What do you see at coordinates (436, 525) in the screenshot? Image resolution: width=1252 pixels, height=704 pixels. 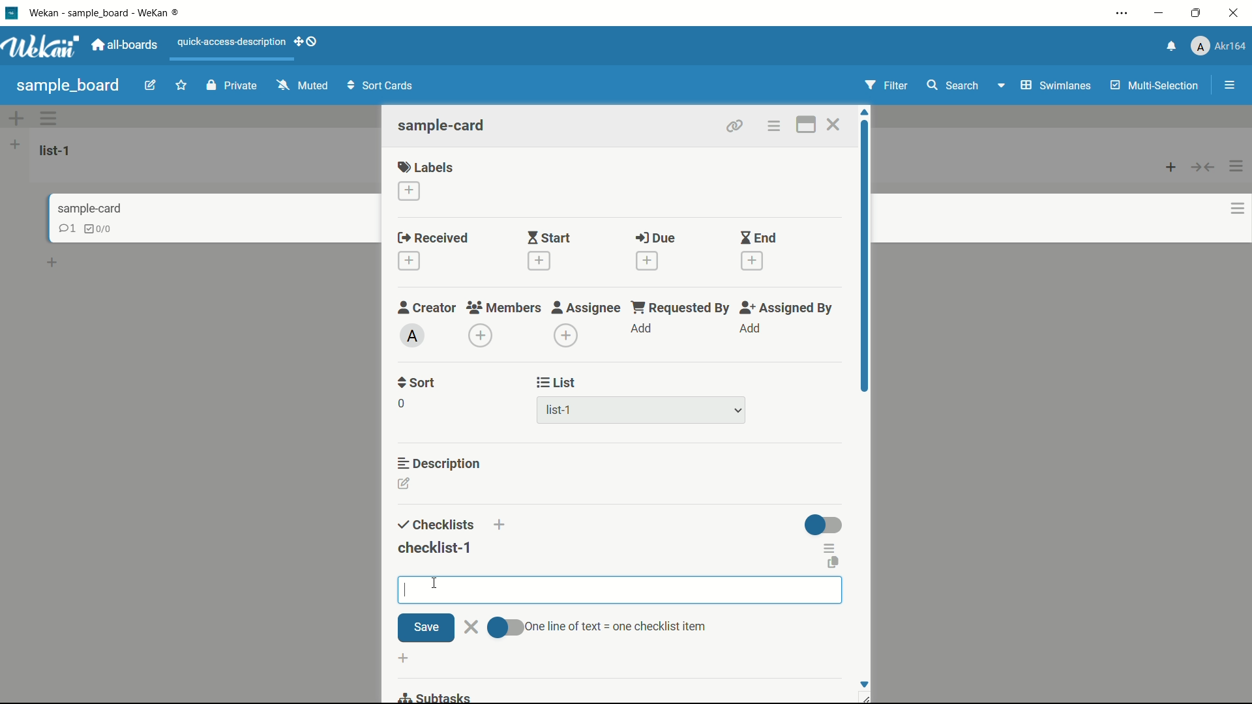 I see `checklists` at bounding box center [436, 525].